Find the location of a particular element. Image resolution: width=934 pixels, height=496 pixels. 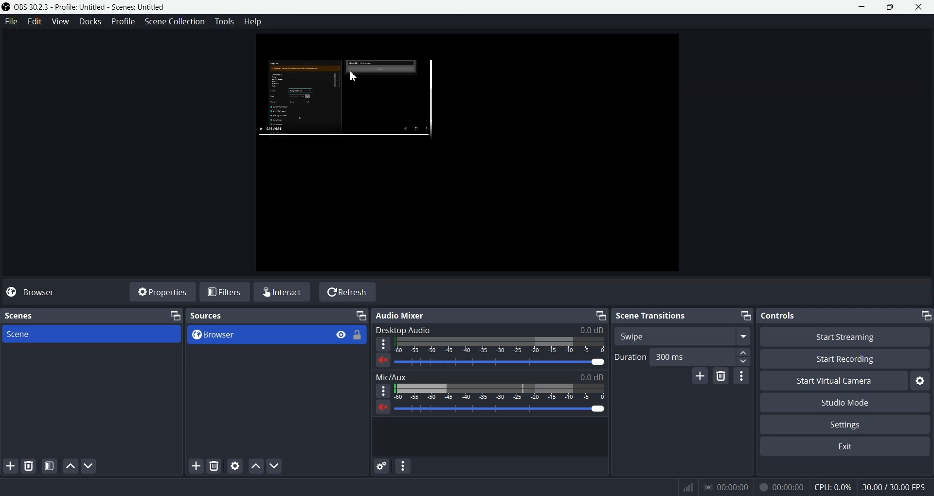

Advance audio properties is located at coordinates (382, 466).